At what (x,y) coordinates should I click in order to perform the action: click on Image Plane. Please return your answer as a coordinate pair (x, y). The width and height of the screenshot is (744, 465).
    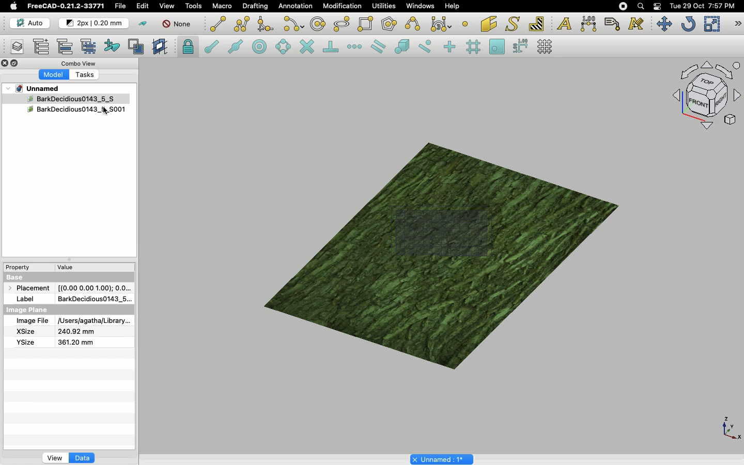
    Looking at the image, I should click on (28, 310).